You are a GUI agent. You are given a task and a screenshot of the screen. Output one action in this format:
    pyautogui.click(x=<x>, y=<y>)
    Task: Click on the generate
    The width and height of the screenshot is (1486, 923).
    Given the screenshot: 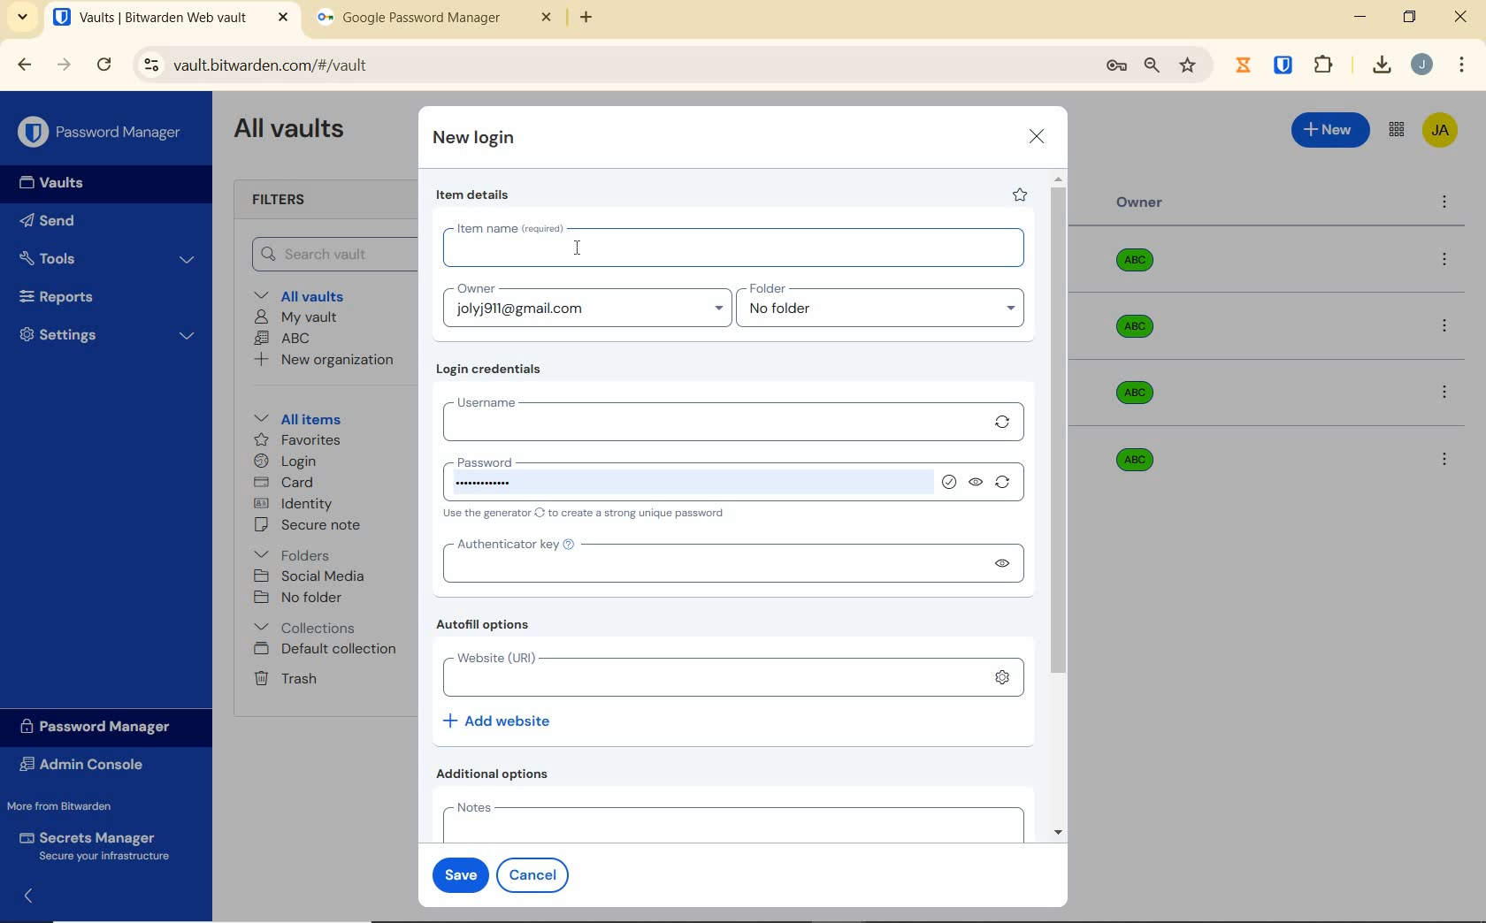 What is the action you would take?
    pyautogui.click(x=1007, y=485)
    